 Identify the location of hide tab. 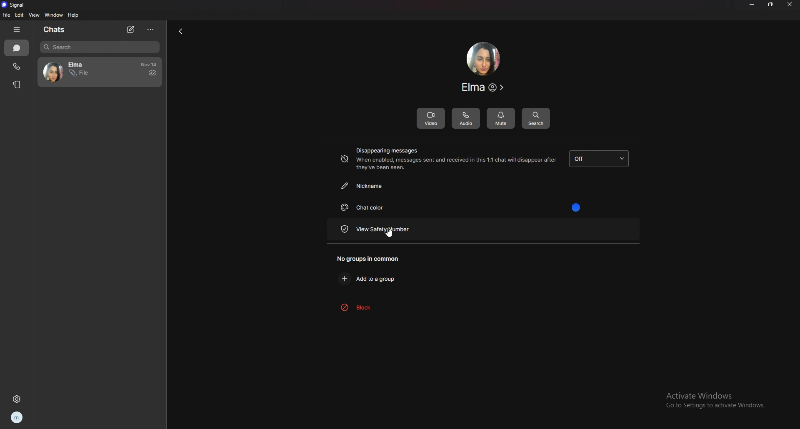
(18, 30).